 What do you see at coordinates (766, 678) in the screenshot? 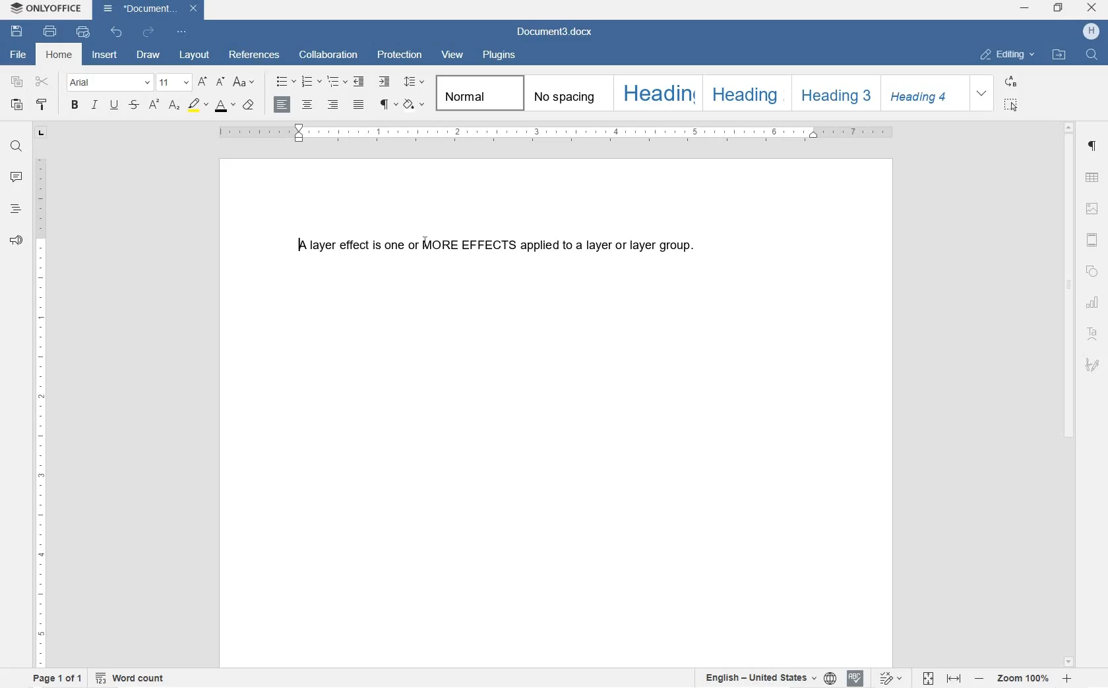
I see `SET TEXT OR DOCUMENT LANGUAGE` at bounding box center [766, 678].